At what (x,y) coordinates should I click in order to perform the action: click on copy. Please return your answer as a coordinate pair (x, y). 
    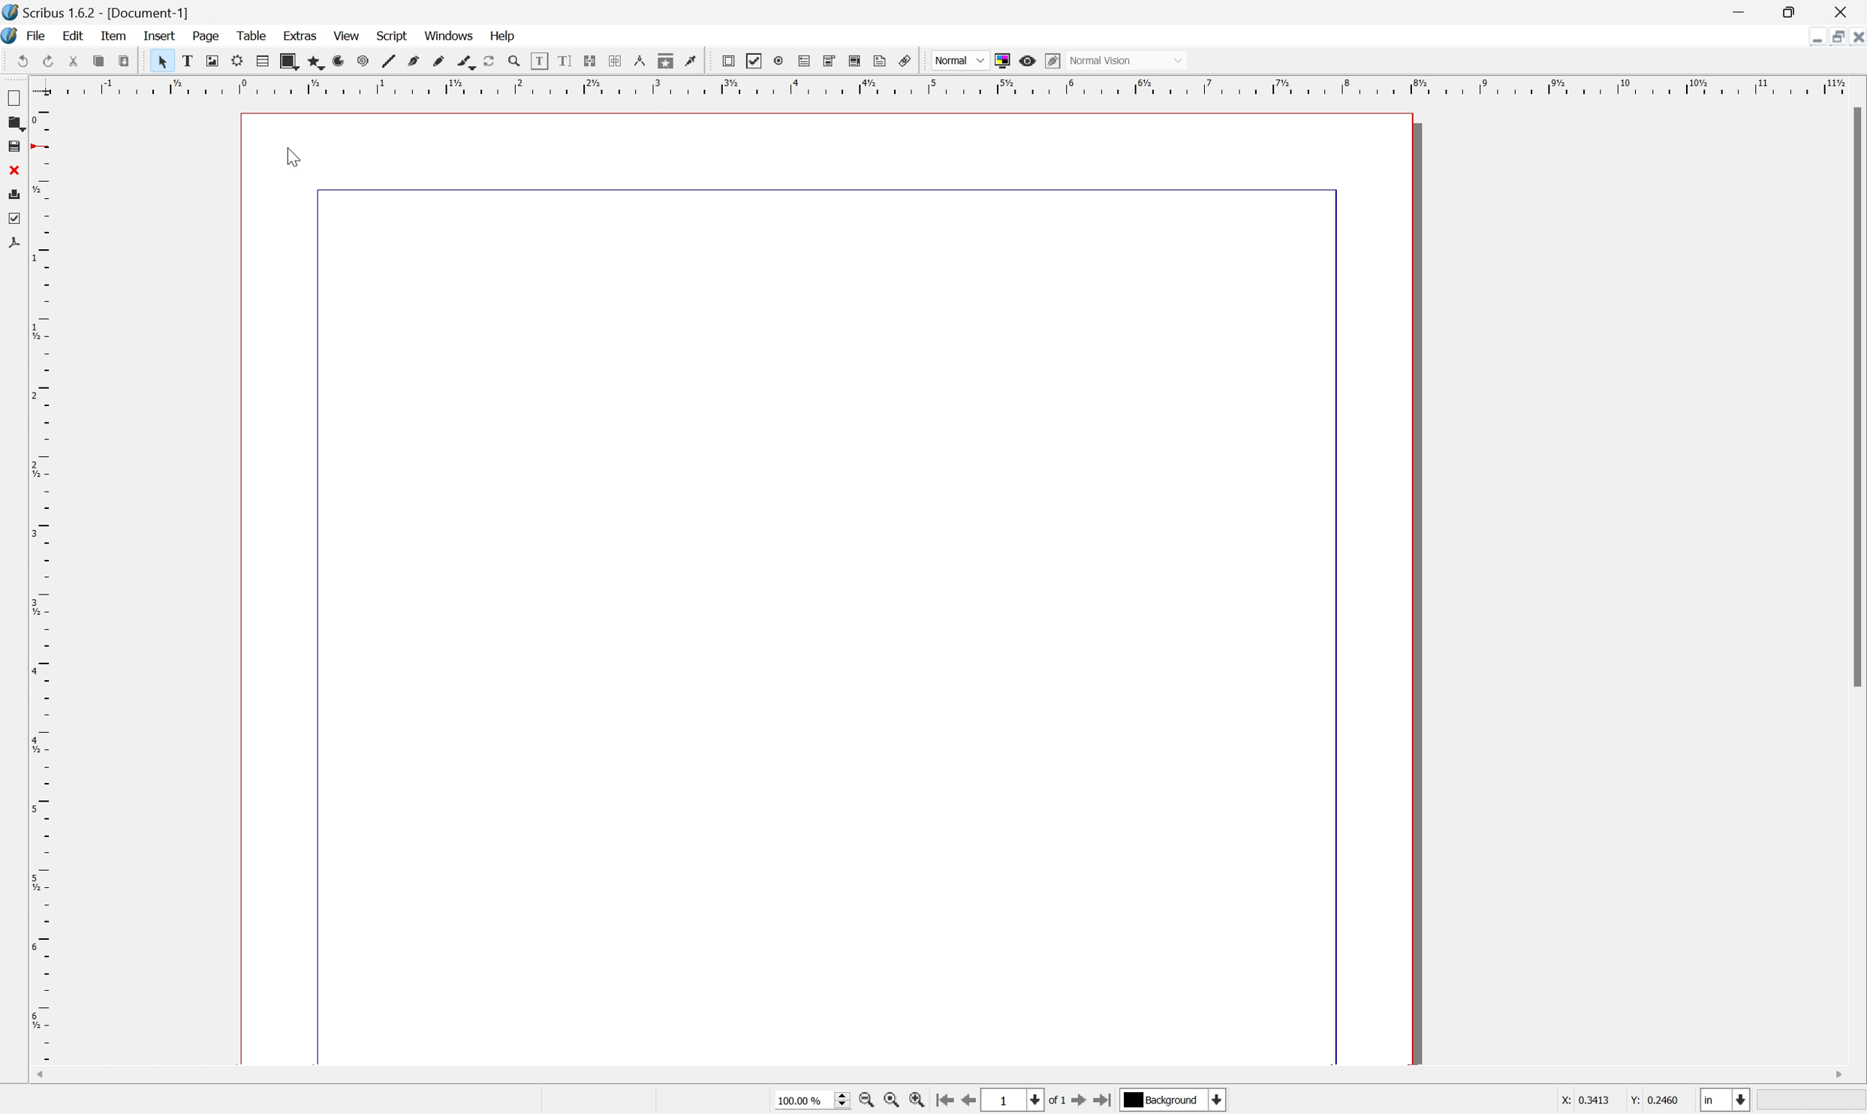
    Looking at the image, I should click on (289, 61).